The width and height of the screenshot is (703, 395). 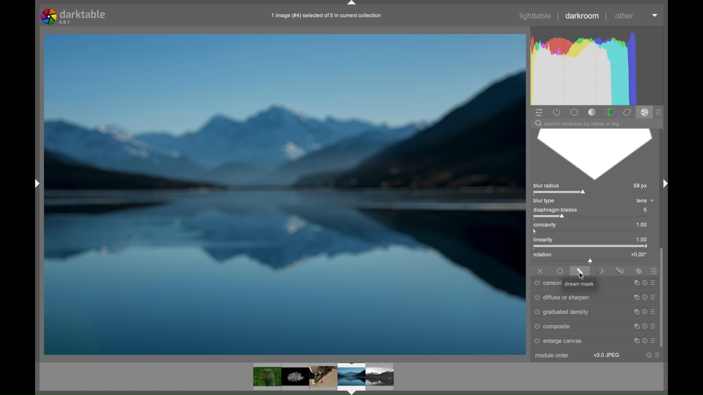 What do you see at coordinates (561, 188) in the screenshot?
I see `blur radius` at bounding box center [561, 188].